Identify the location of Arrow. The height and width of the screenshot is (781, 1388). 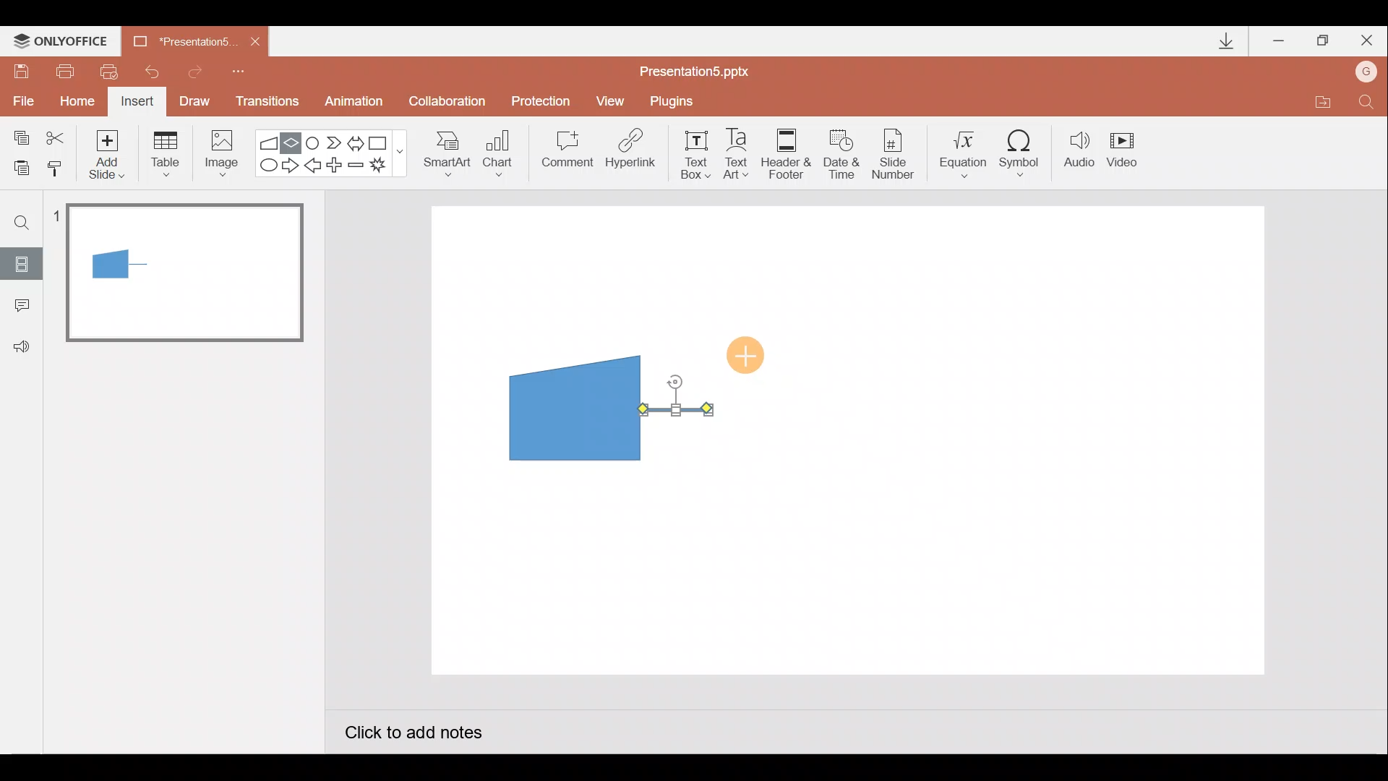
(676, 409).